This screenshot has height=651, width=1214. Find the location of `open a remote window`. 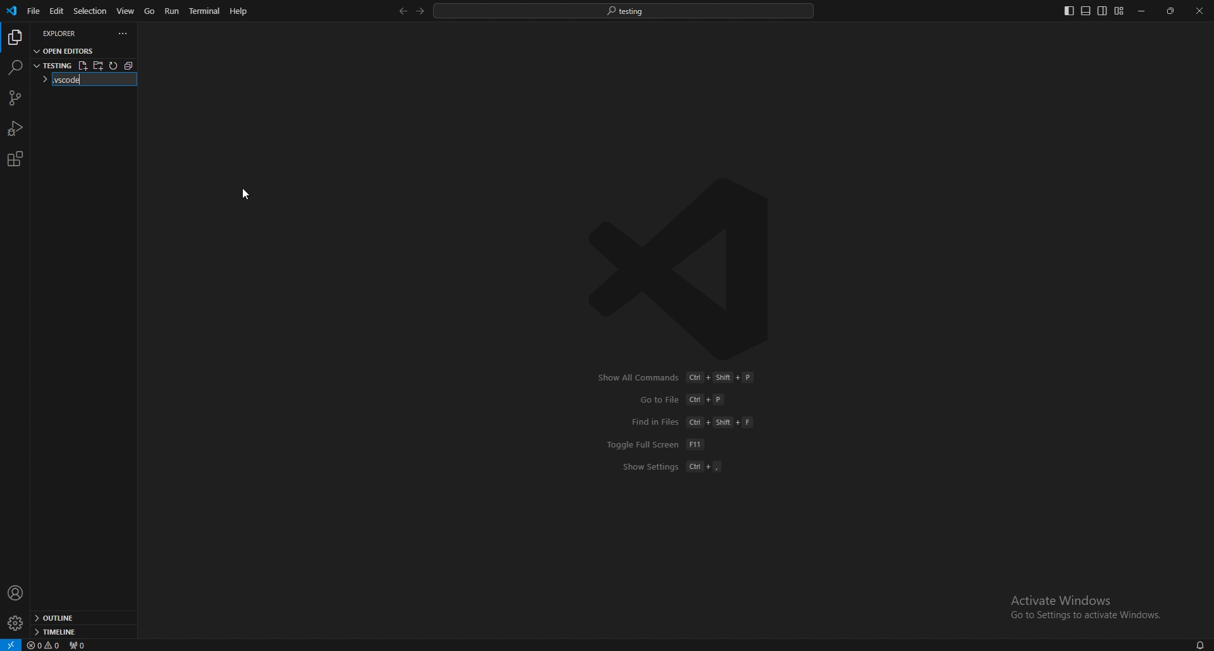

open a remote window is located at coordinates (10, 644).